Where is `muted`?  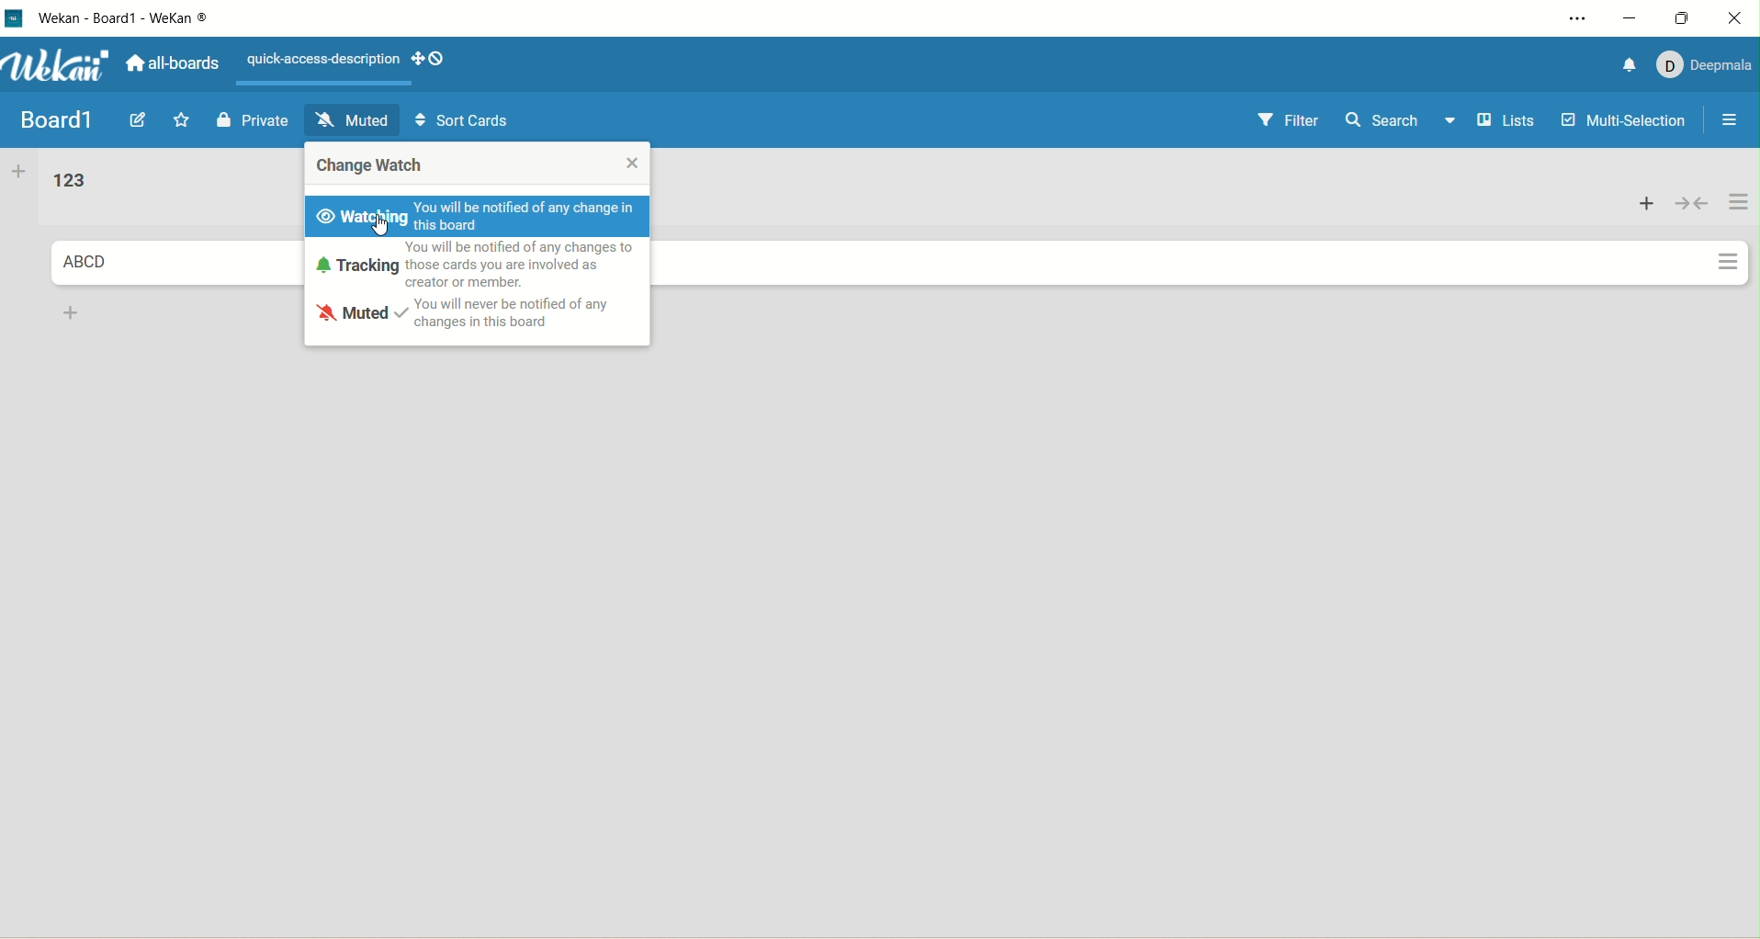
muted is located at coordinates (355, 120).